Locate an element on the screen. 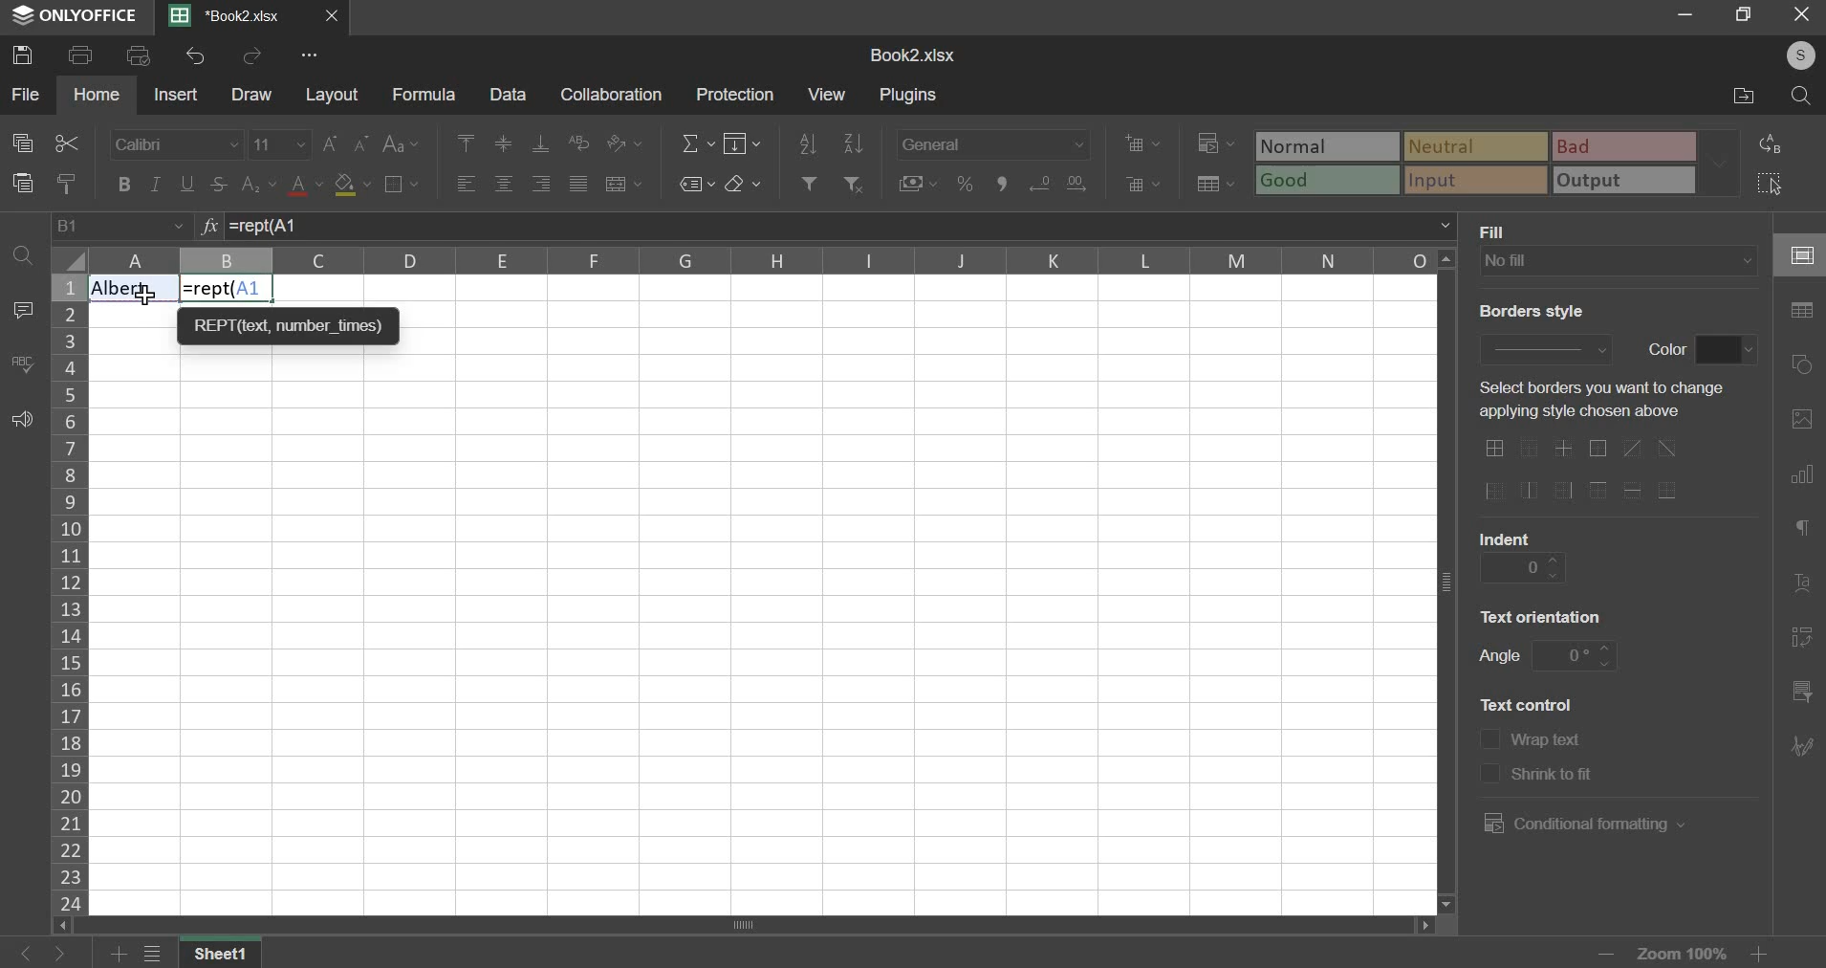 Image resolution: width=1826 pixels, height=968 pixels. chart settings is located at coordinates (1802, 473).